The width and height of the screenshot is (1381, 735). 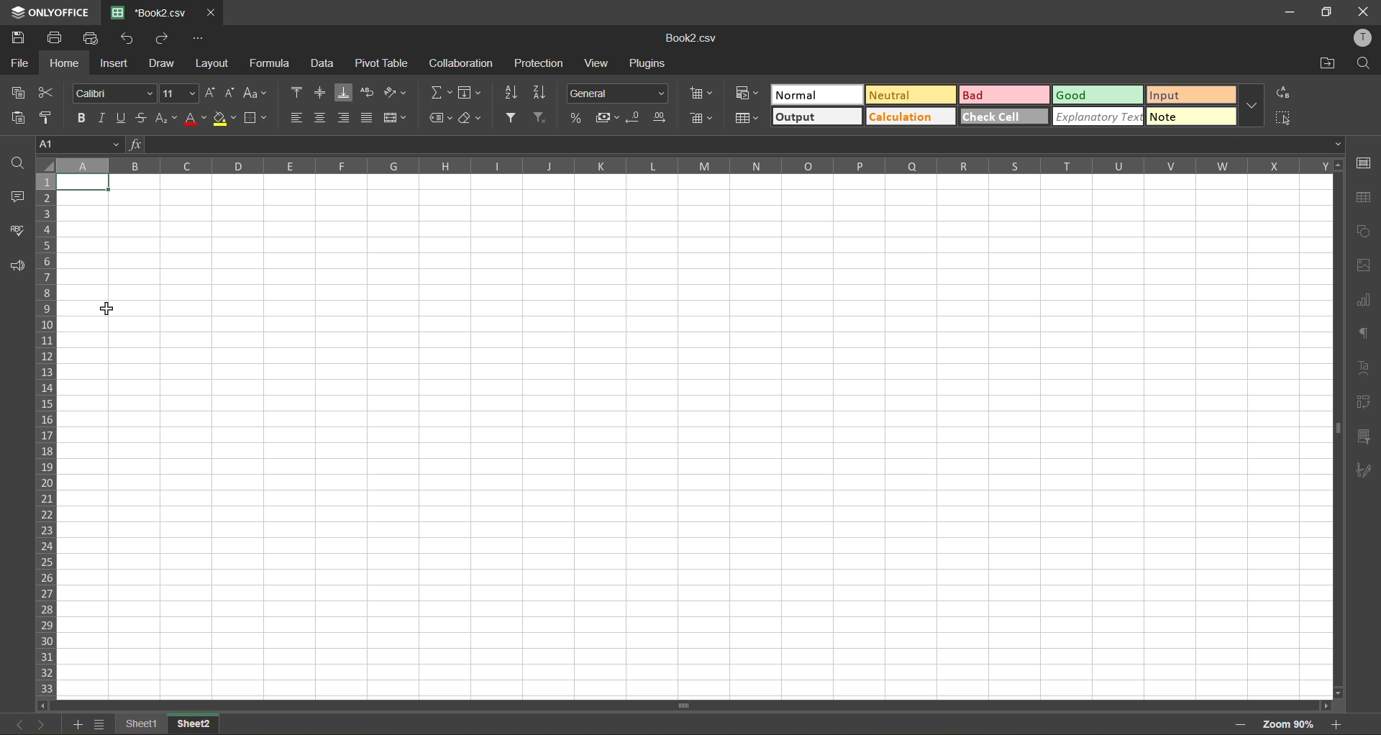 What do you see at coordinates (327, 63) in the screenshot?
I see `data` at bounding box center [327, 63].